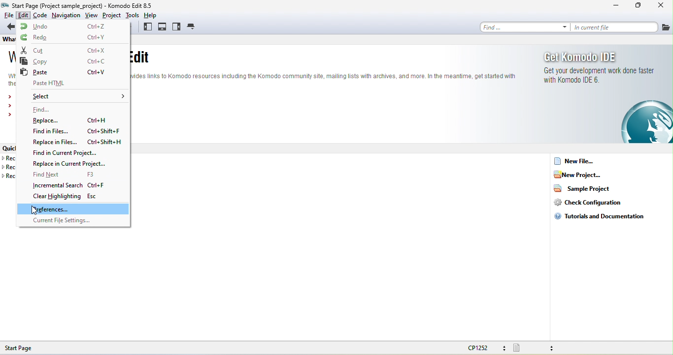  I want to click on check configuration, so click(594, 202).